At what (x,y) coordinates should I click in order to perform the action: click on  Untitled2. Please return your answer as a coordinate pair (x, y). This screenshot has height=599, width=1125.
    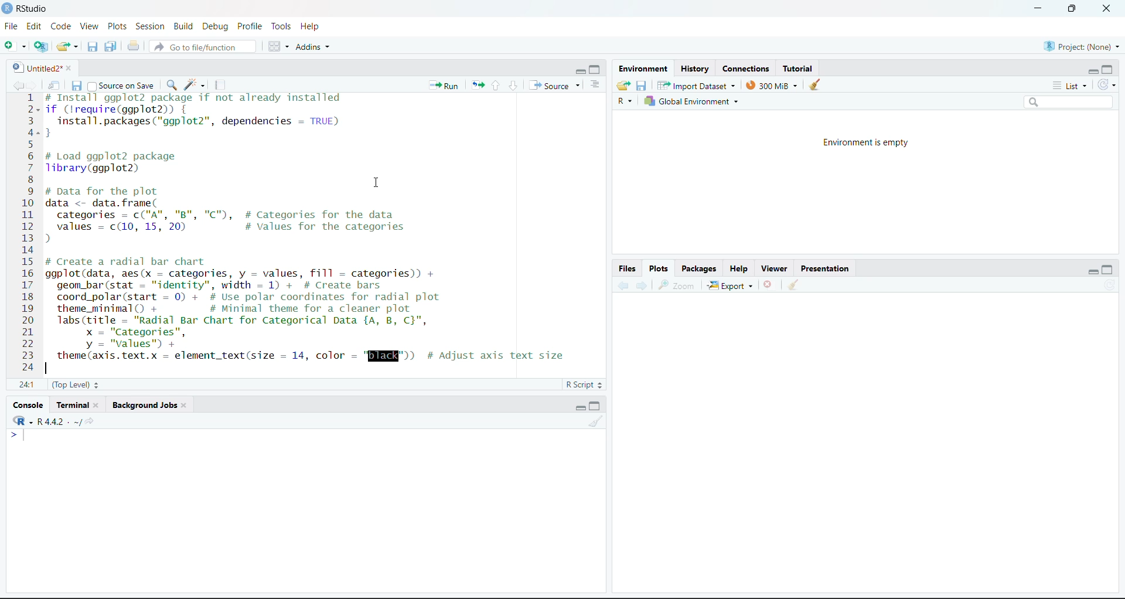
    Looking at the image, I should click on (40, 67).